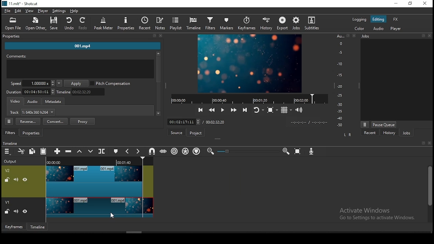  I want to click on create/edit marker, so click(115, 150).